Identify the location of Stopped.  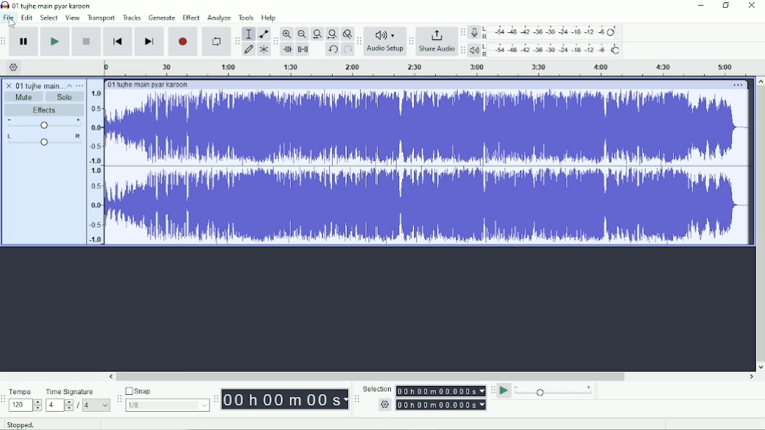
(25, 425).